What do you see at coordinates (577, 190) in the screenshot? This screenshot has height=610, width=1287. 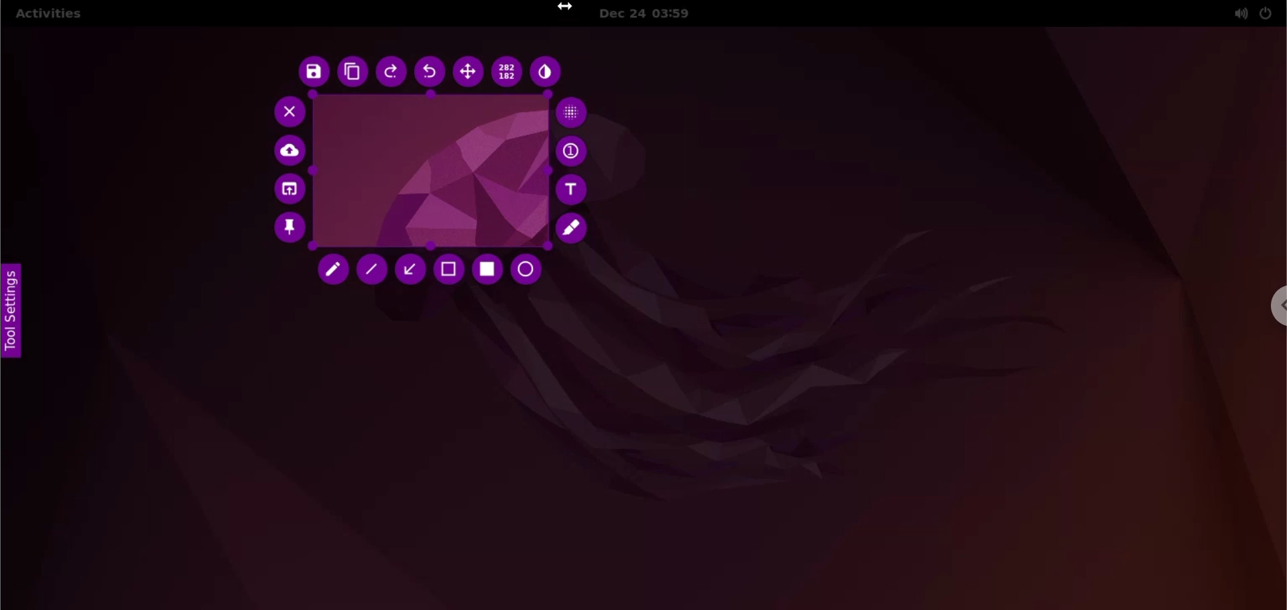 I see `text` at bounding box center [577, 190].